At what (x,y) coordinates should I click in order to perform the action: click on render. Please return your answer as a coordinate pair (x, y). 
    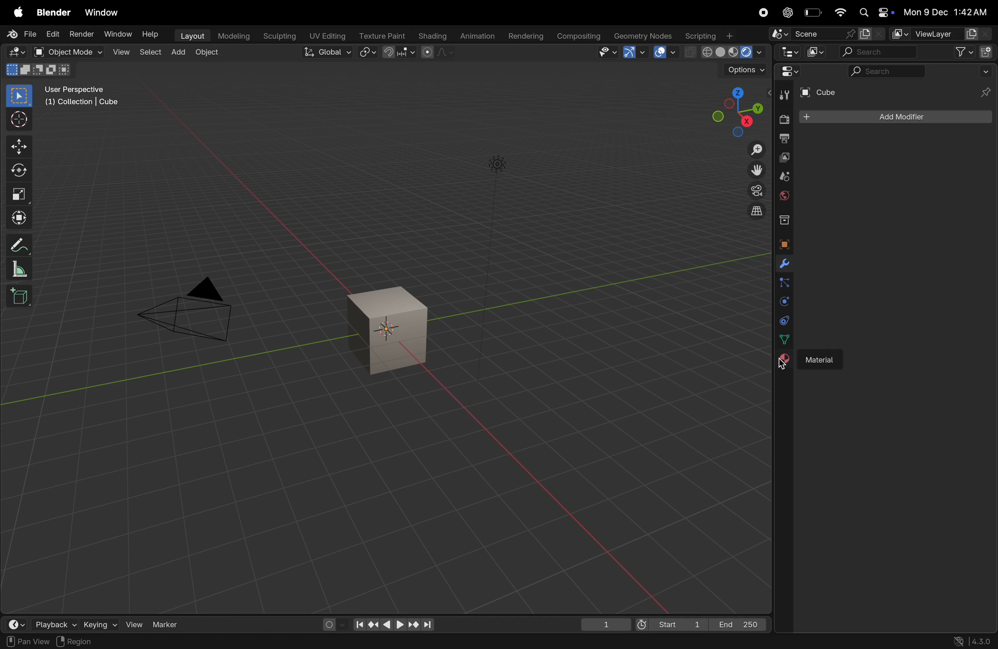
    Looking at the image, I should click on (782, 120).